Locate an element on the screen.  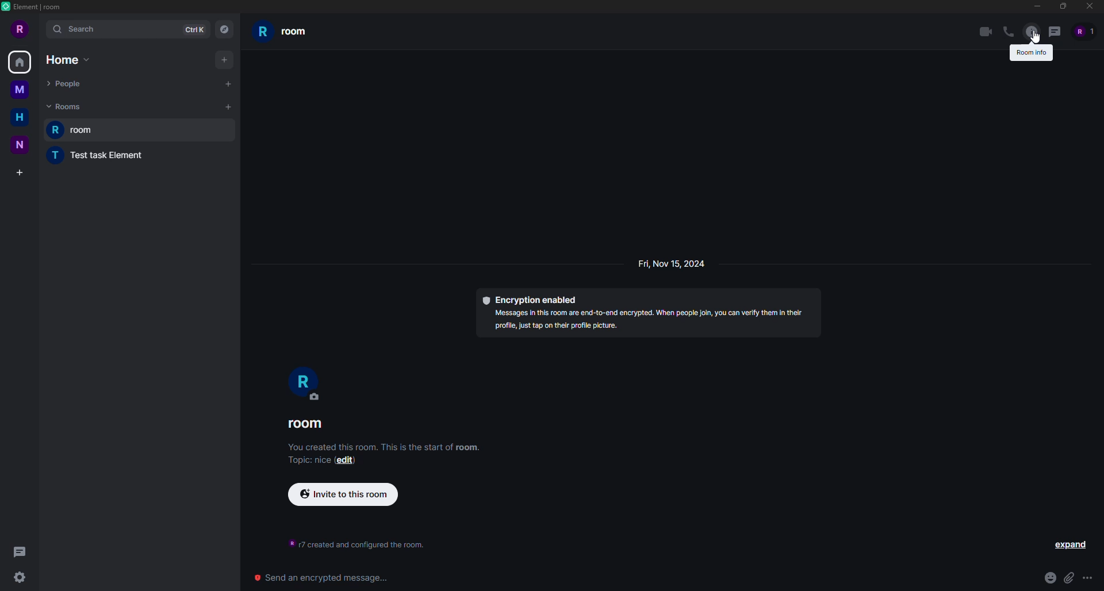
cursor is located at coordinates (1037, 39).